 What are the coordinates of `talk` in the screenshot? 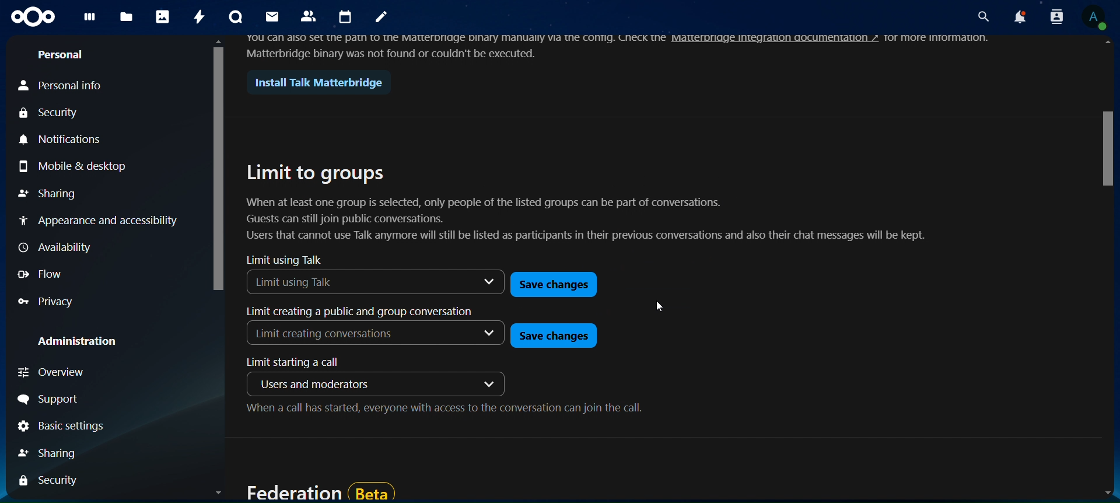 It's located at (234, 18).